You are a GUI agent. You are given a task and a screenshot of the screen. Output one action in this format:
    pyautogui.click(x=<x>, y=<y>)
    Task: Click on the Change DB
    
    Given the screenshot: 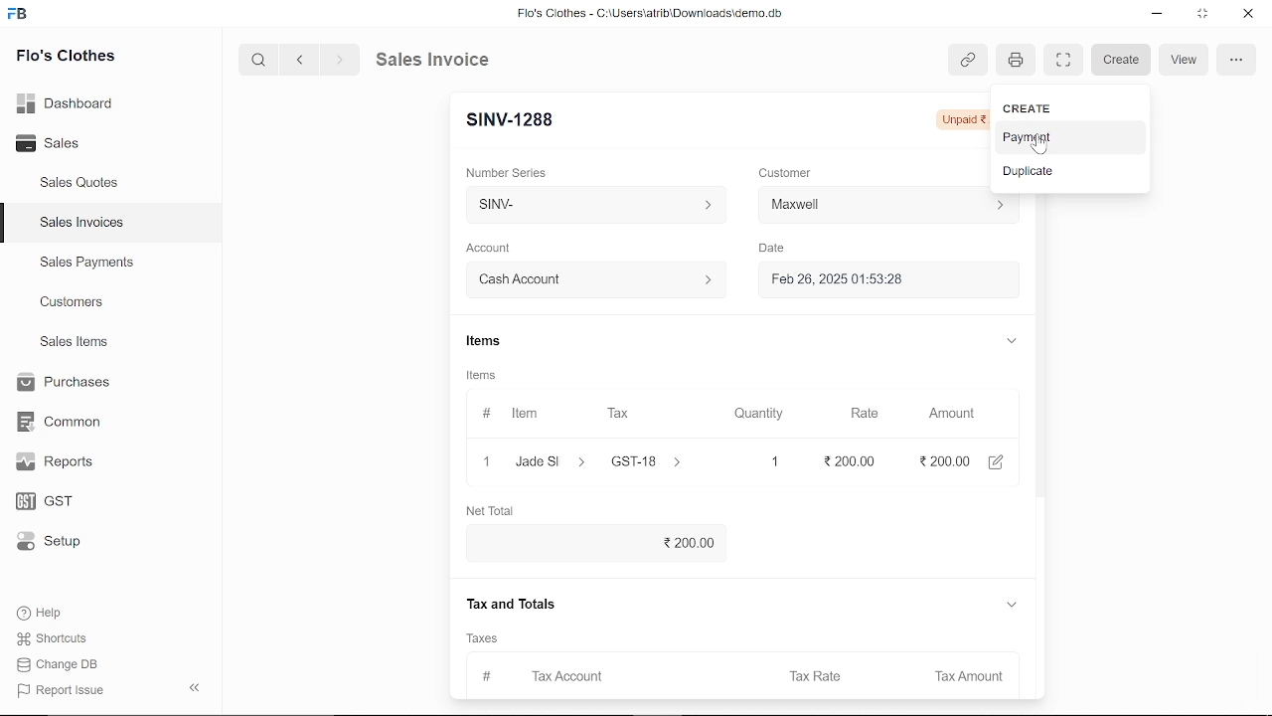 What is the action you would take?
    pyautogui.click(x=64, y=664)
    